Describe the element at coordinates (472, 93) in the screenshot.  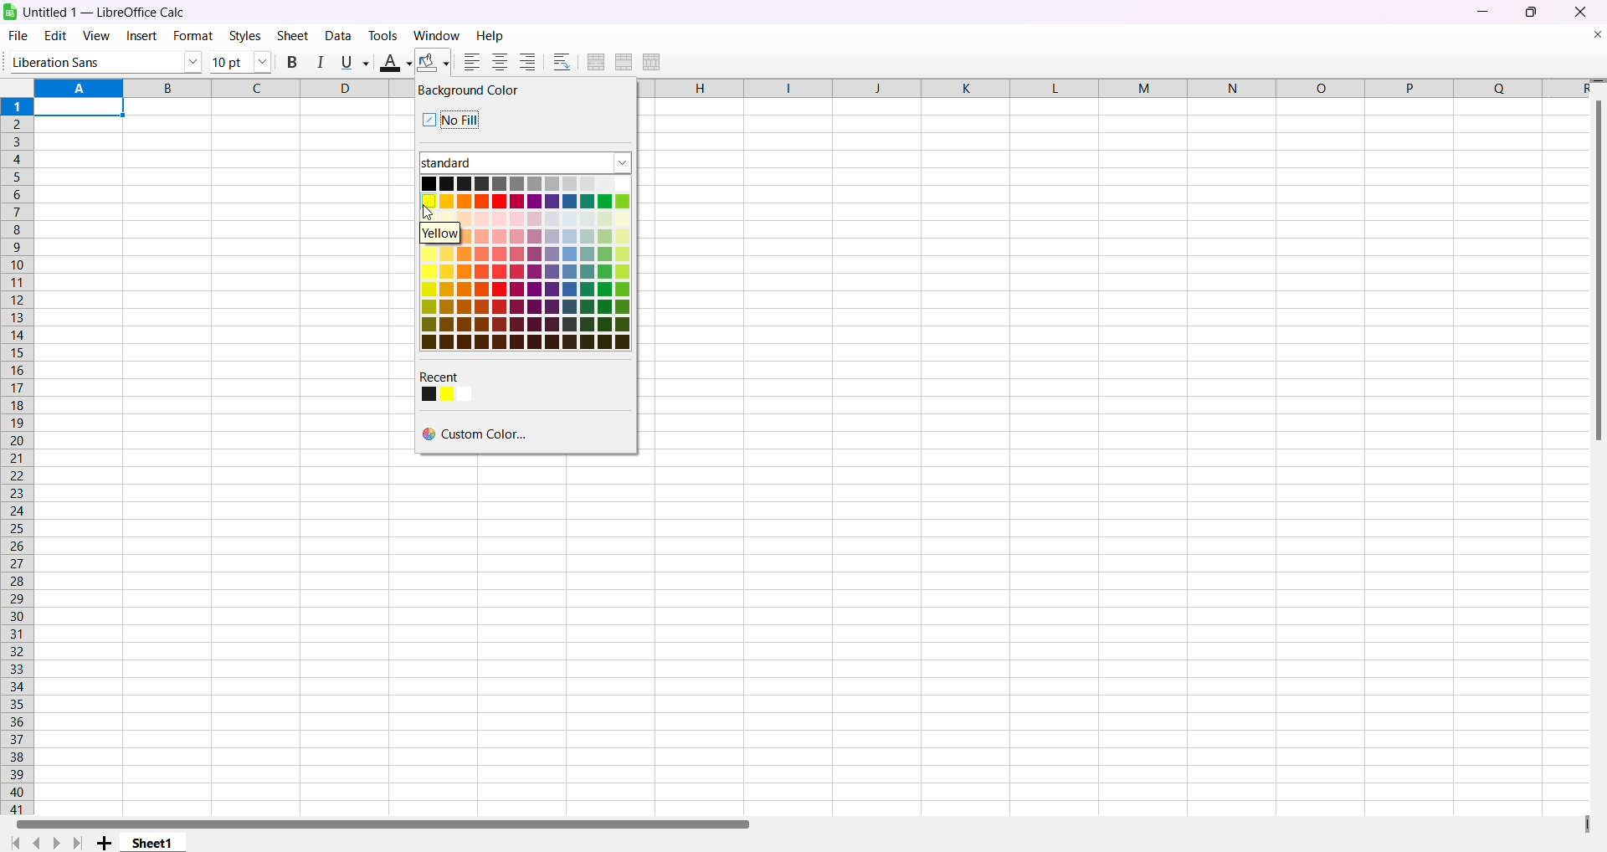
I see `background color` at that location.